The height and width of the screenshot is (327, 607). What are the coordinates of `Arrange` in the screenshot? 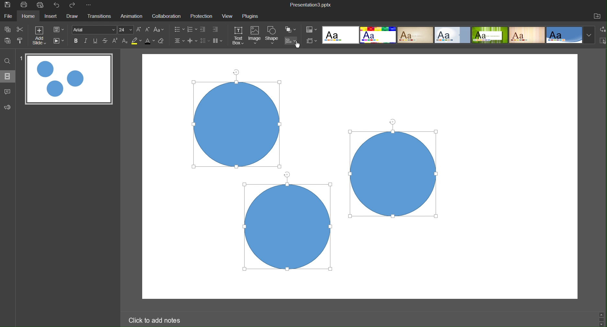 It's located at (292, 30).